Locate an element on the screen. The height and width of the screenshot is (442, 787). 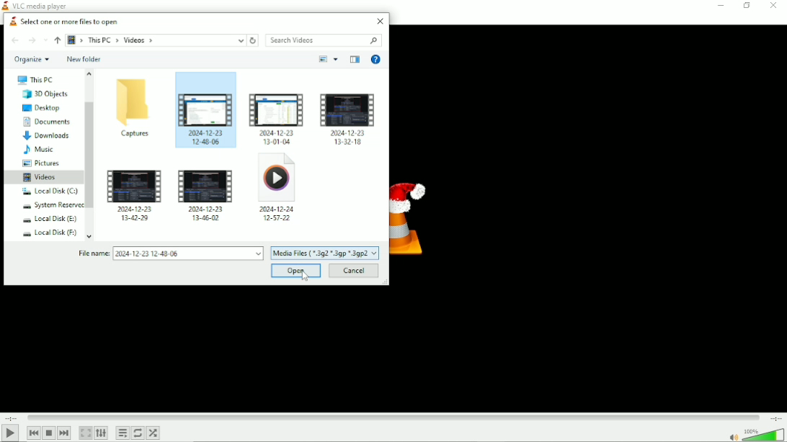
Vertical scrollbar is located at coordinates (91, 153).